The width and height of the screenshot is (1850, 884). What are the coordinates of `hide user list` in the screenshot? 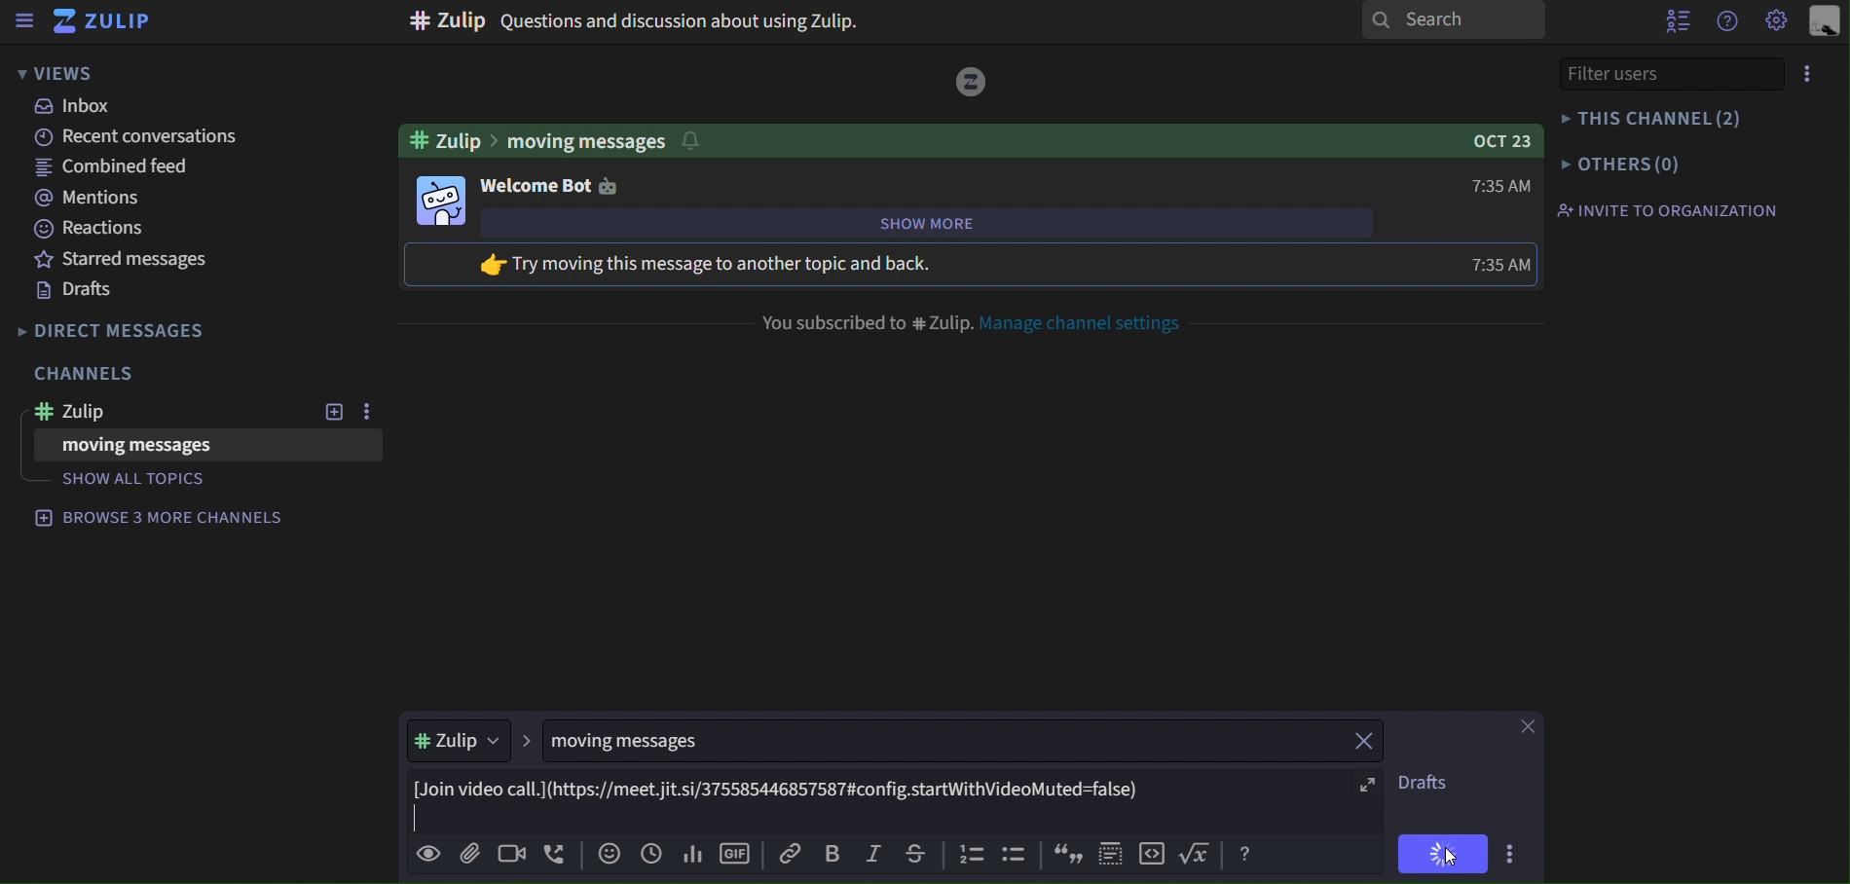 It's located at (1673, 20).